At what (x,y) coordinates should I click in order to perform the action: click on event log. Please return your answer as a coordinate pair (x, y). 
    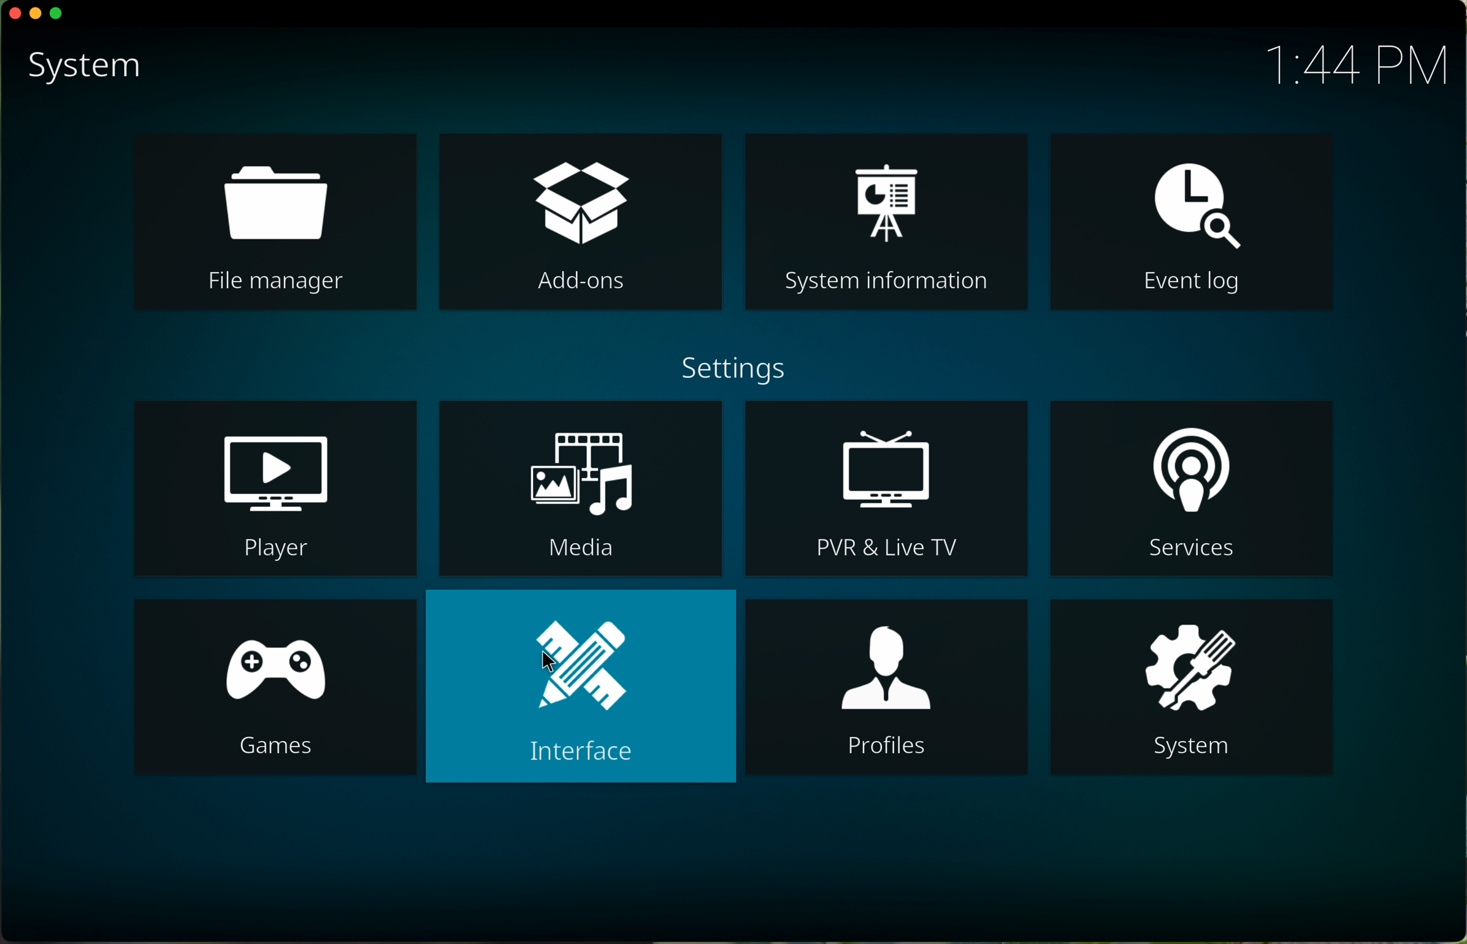
    Looking at the image, I should click on (1190, 221).